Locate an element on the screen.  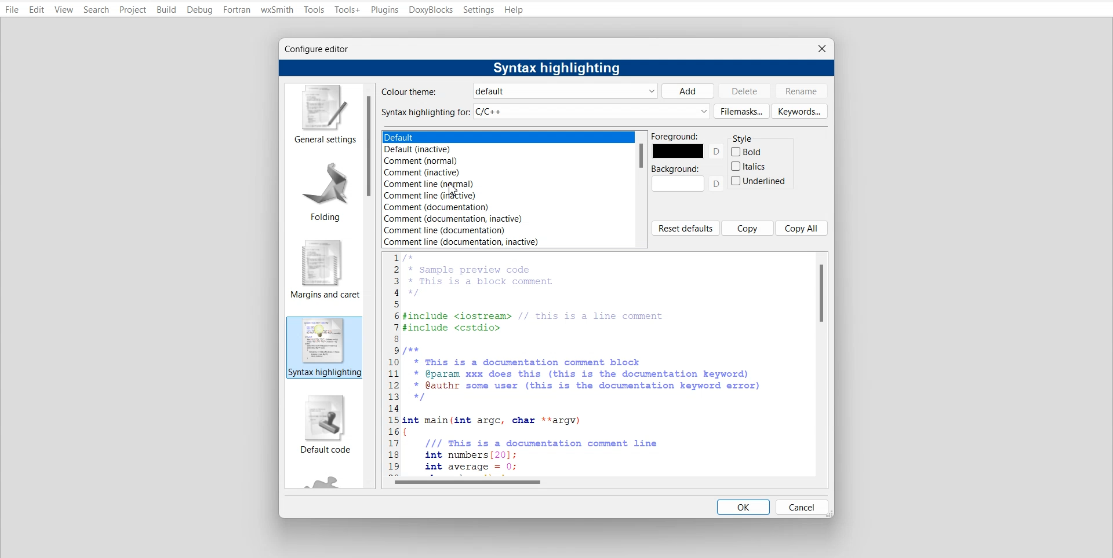
Background is located at coordinates (688, 178).